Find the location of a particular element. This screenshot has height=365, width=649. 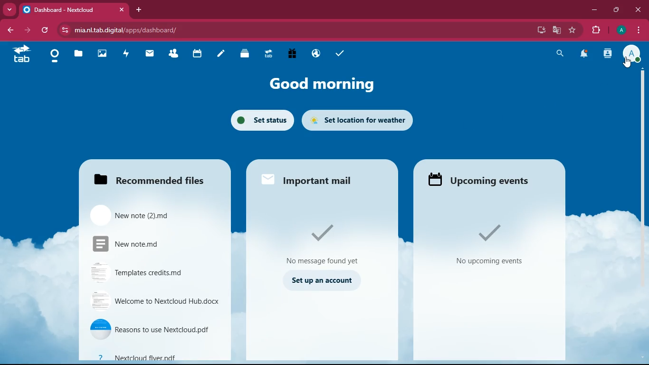

favourite is located at coordinates (573, 30).